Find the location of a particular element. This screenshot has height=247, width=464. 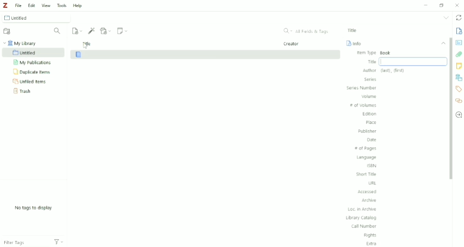

Add Attachment is located at coordinates (106, 30).